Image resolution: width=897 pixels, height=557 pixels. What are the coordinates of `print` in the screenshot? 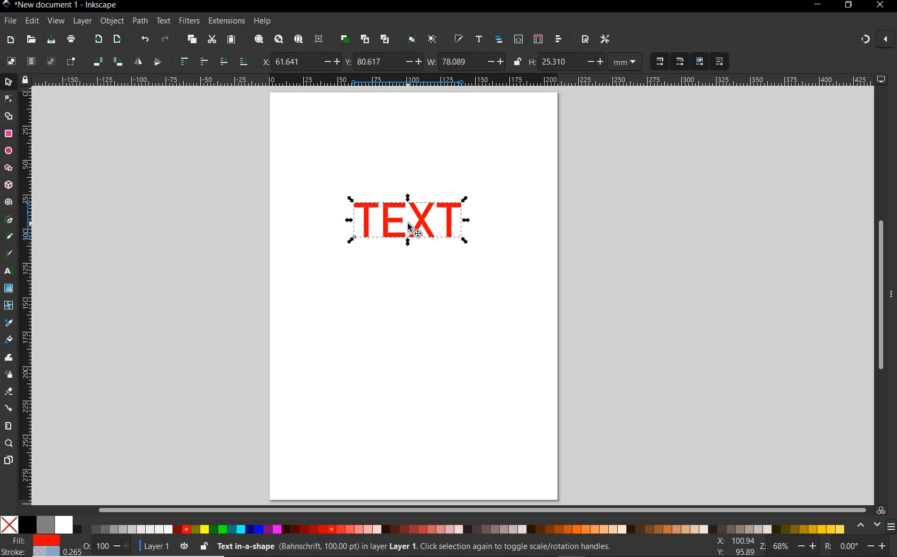 It's located at (70, 40).